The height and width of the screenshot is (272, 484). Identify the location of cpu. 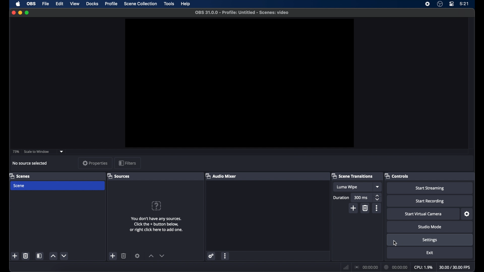
(423, 267).